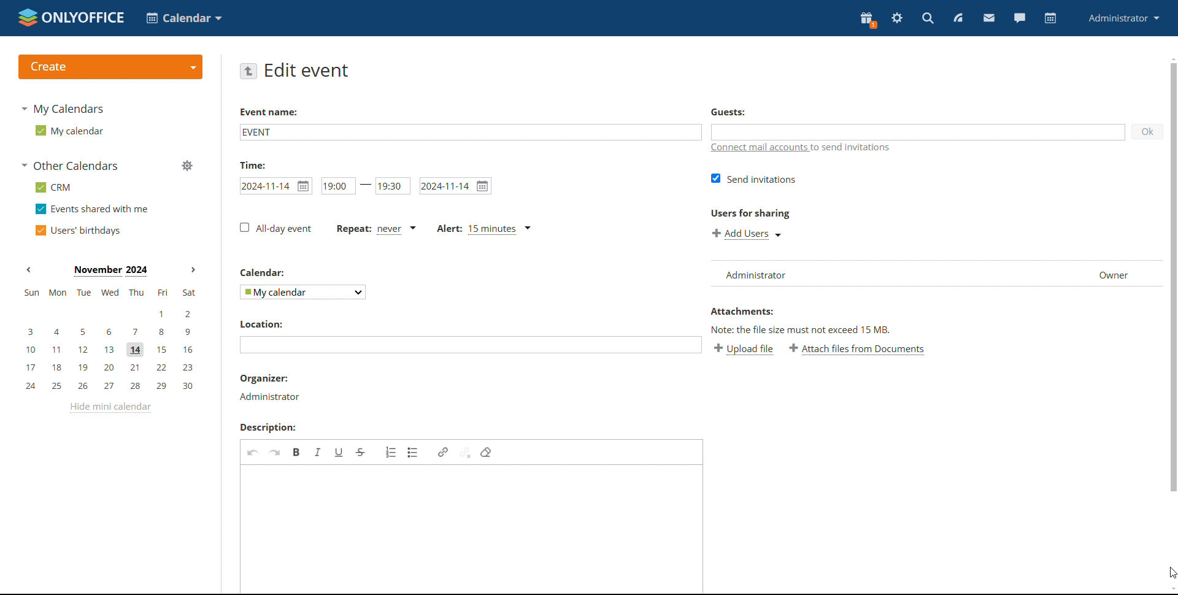 The width and height of the screenshot is (1178, 595). I want to click on create, so click(110, 67).